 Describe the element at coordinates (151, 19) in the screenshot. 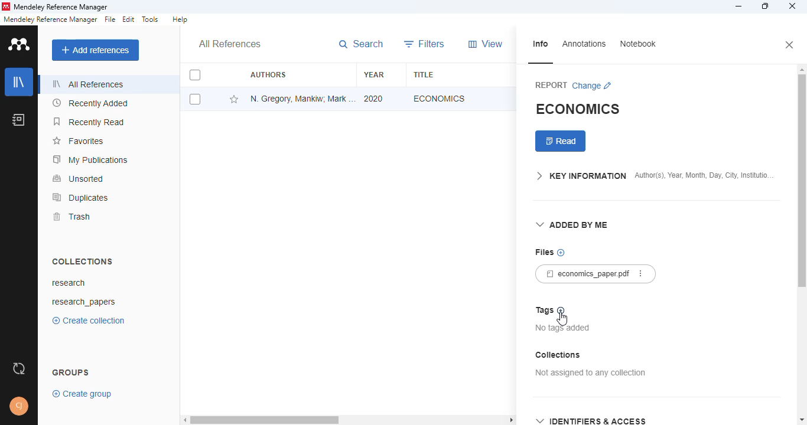

I see `tools` at that location.